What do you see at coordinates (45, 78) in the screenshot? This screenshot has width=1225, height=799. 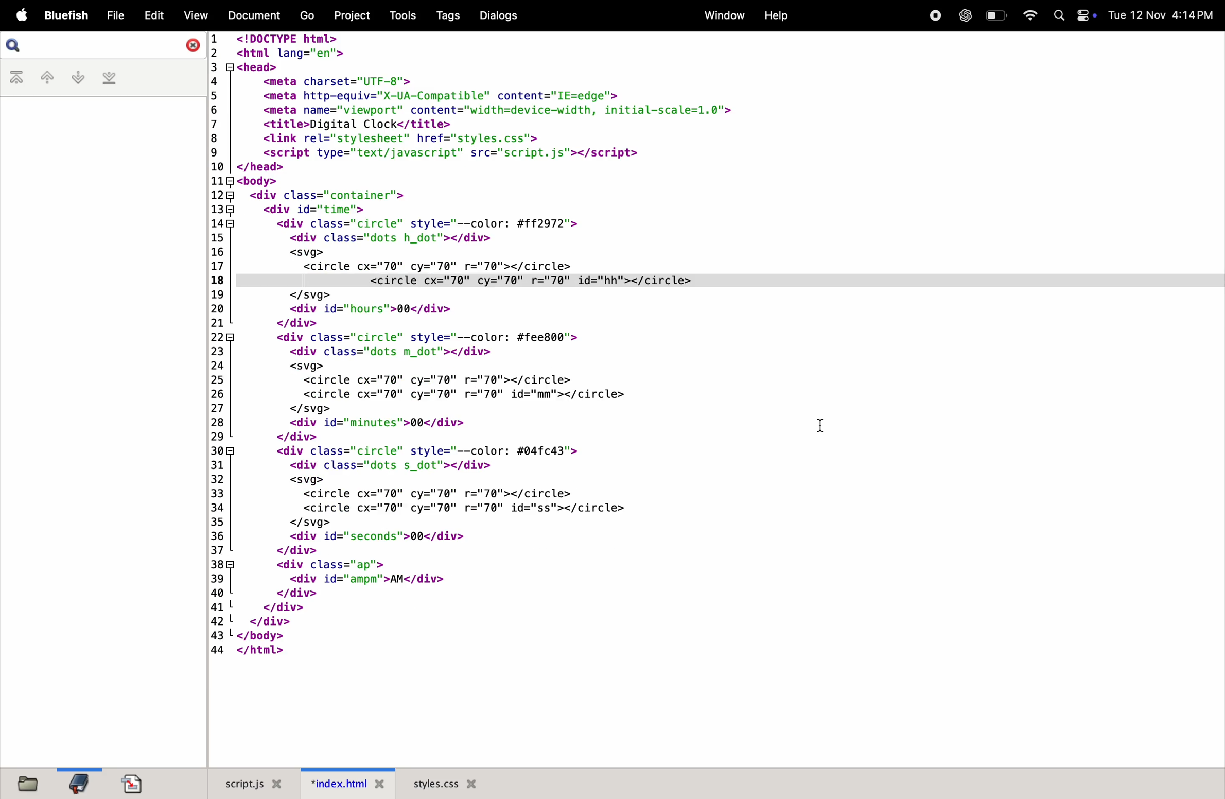 I see `previous bookmark` at bounding box center [45, 78].